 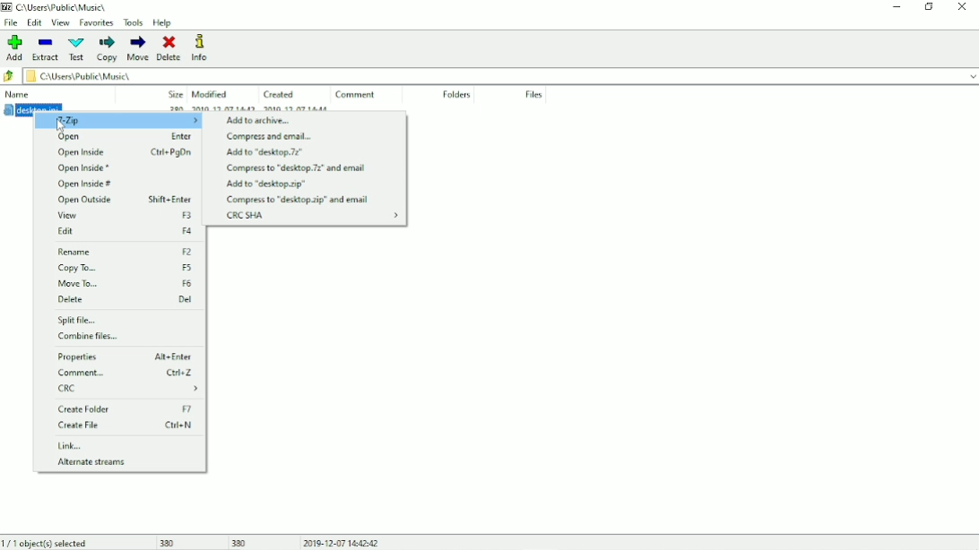 What do you see at coordinates (295, 169) in the screenshot?
I see `Compress to "desktop.7z" and email` at bounding box center [295, 169].